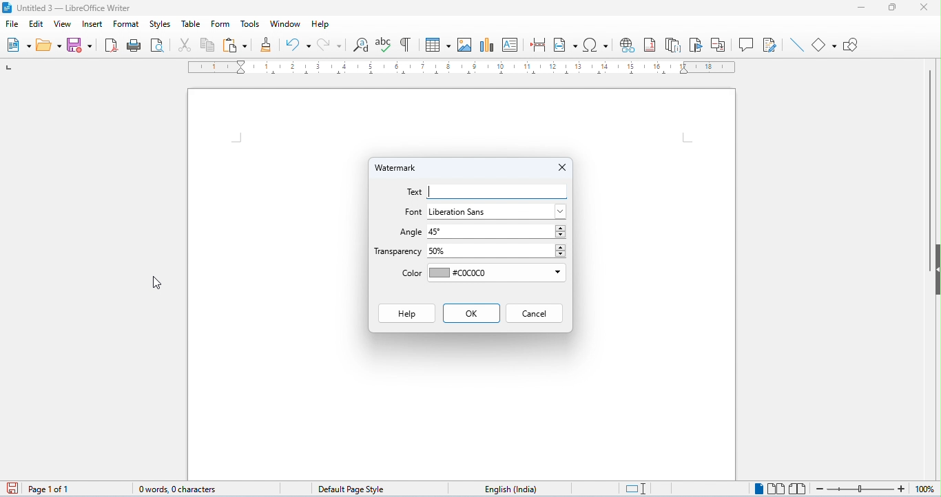  I want to click on water mark, so click(402, 169).